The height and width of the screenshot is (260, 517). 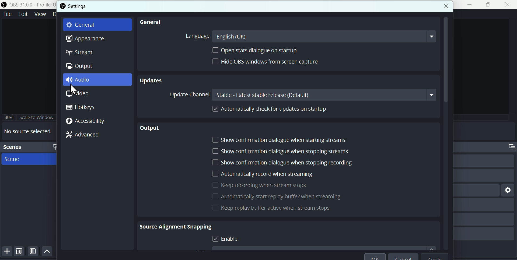 What do you see at coordinates (377, 255) in the screenshot?
I see `O K` at bounding box center [377, 255].